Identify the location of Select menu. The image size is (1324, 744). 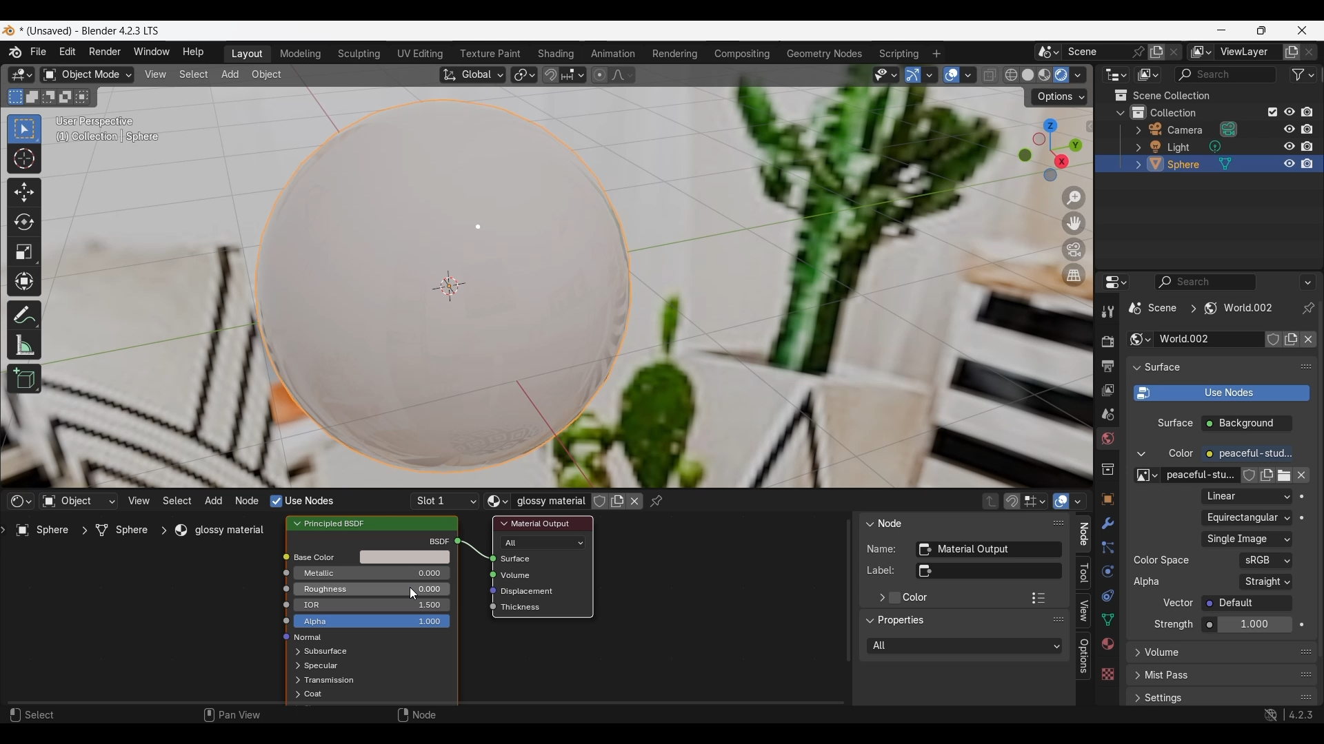
(194, 74).